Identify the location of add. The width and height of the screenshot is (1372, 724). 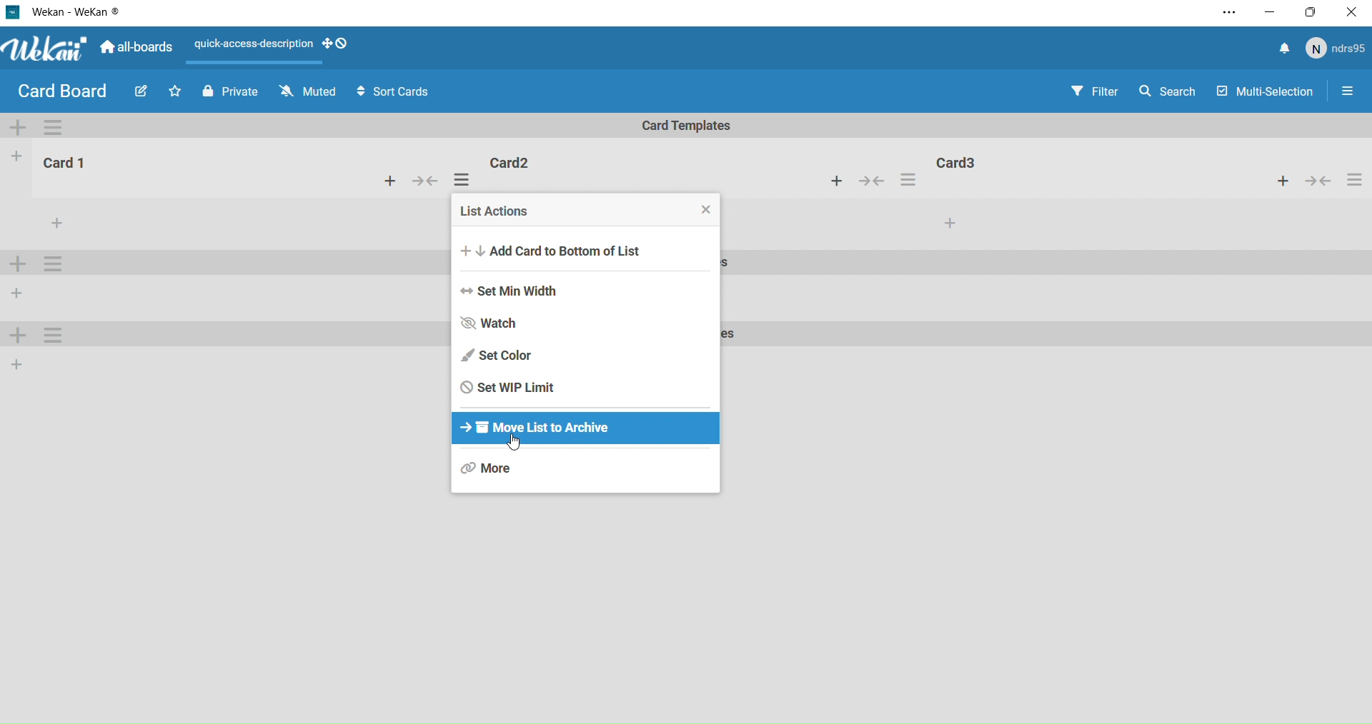
(18, 367).